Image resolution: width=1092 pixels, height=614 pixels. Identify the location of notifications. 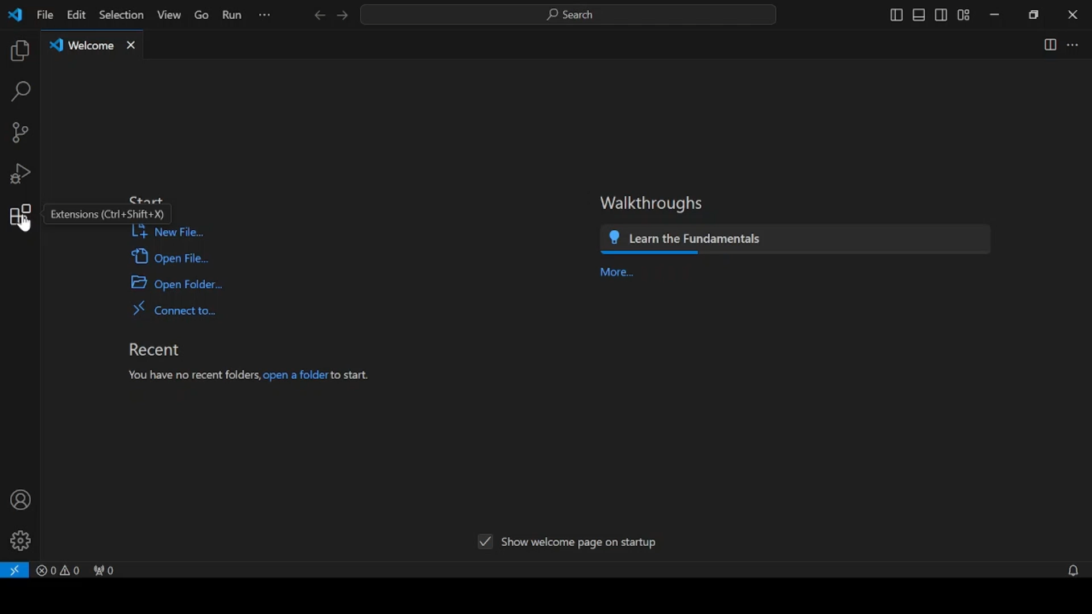
(1073, 570).